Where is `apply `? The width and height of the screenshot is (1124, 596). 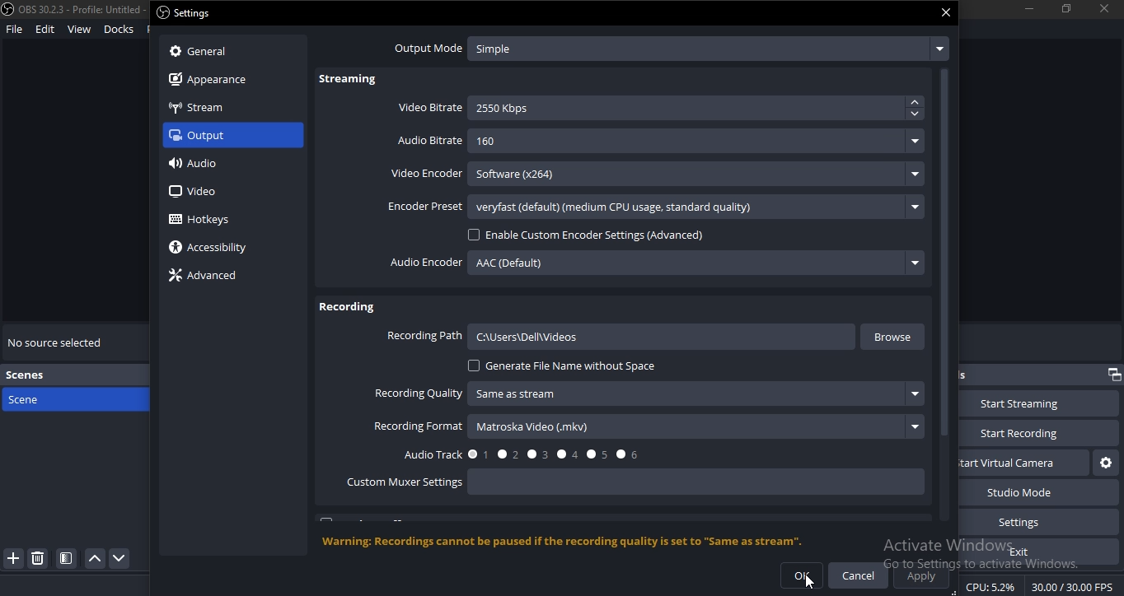 apply  is located at coordinates (922, 575).